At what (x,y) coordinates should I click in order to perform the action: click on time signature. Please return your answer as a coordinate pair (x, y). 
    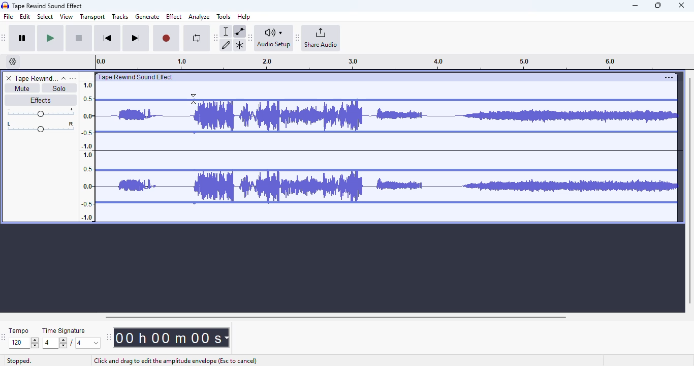
    Looking at the image, I should click on (64, 331).